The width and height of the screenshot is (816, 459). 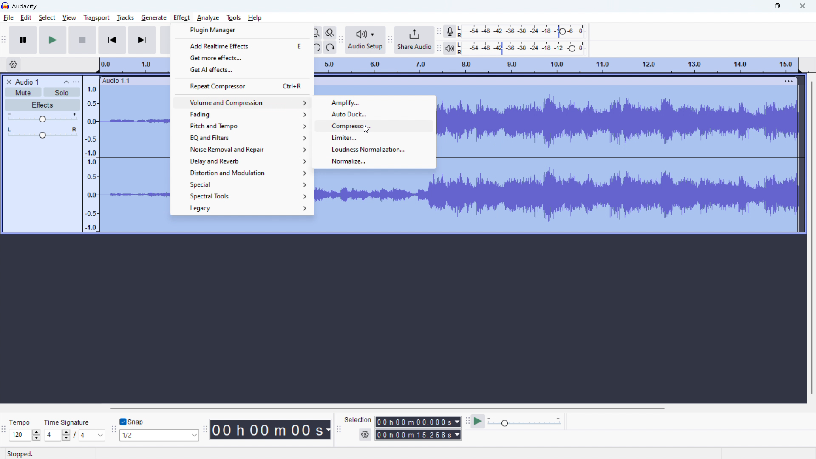 I want to click on pause, so click(x=23, y=40).